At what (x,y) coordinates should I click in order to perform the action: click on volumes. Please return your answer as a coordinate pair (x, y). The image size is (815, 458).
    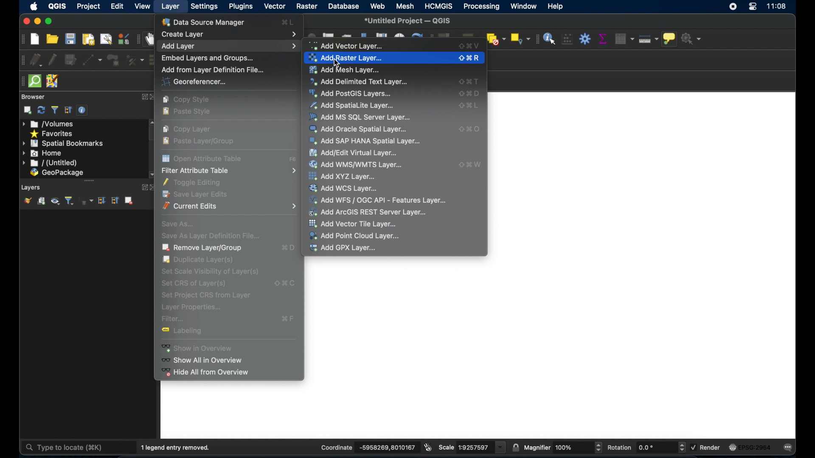
    Looking at the image, I should click on (49, 124).